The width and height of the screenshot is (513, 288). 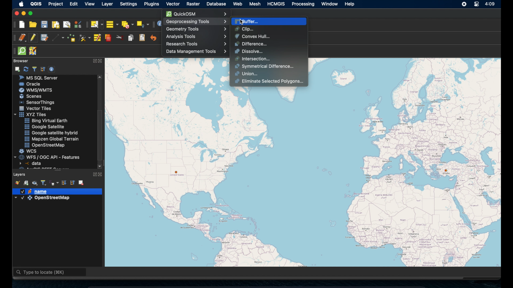 What do you see at coordinates (51, 133) in the screenshot?
I see `google satellite hybrid` at bounding box center [51, 133].